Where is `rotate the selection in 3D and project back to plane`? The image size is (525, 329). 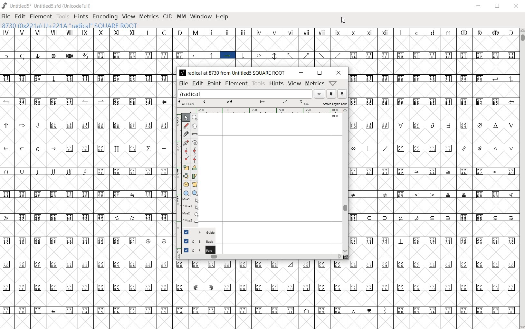
rotate the selection in 3D and project back to plane is located at coordinates (186, 185).